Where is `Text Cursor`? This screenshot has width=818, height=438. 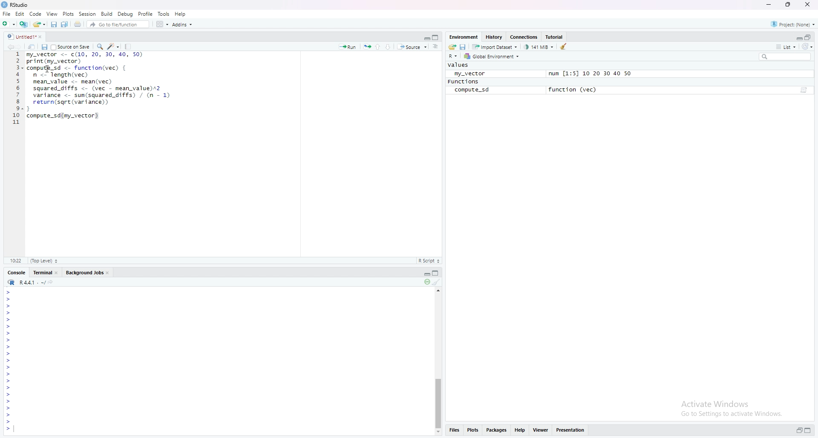
Text Cursor is located at coordinates (49, 70).